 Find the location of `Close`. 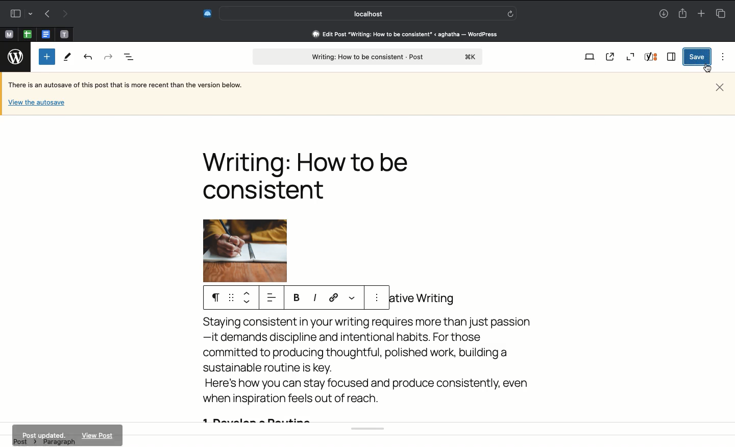

Close is located at coordinates (720, 86).